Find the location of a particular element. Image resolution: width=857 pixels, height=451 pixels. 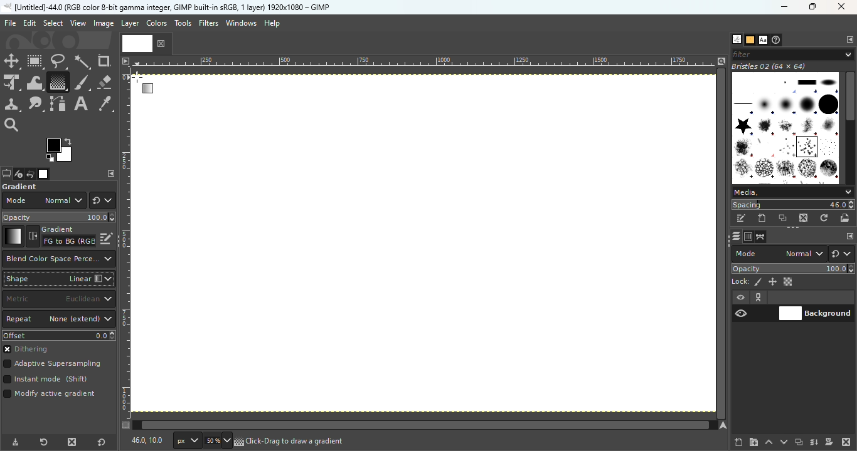

Spacing is located at coordinates (793, 205).